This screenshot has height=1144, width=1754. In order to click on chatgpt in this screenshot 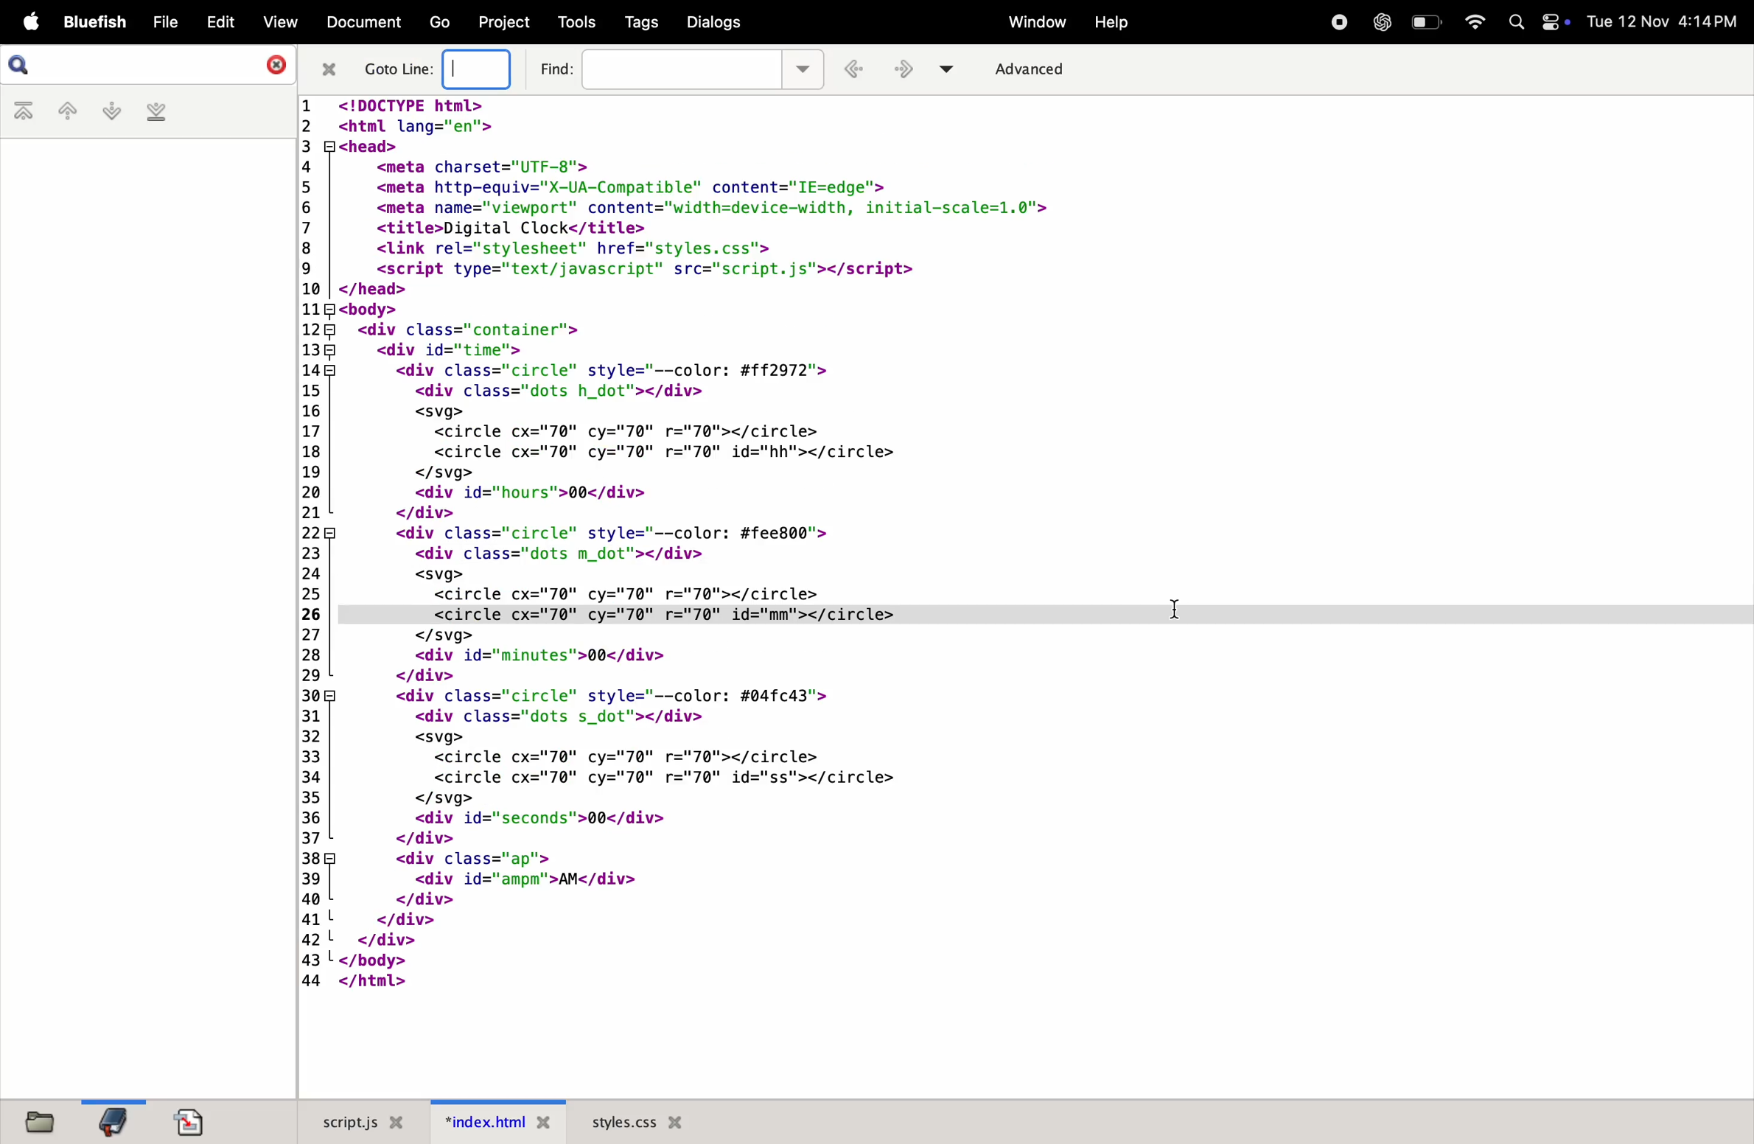, I will do `click(1382, 22)`.